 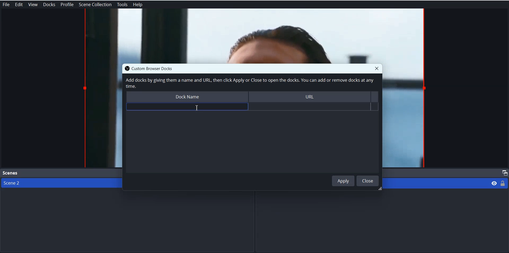 I want to click on Tools, so click(x=122, y=5).